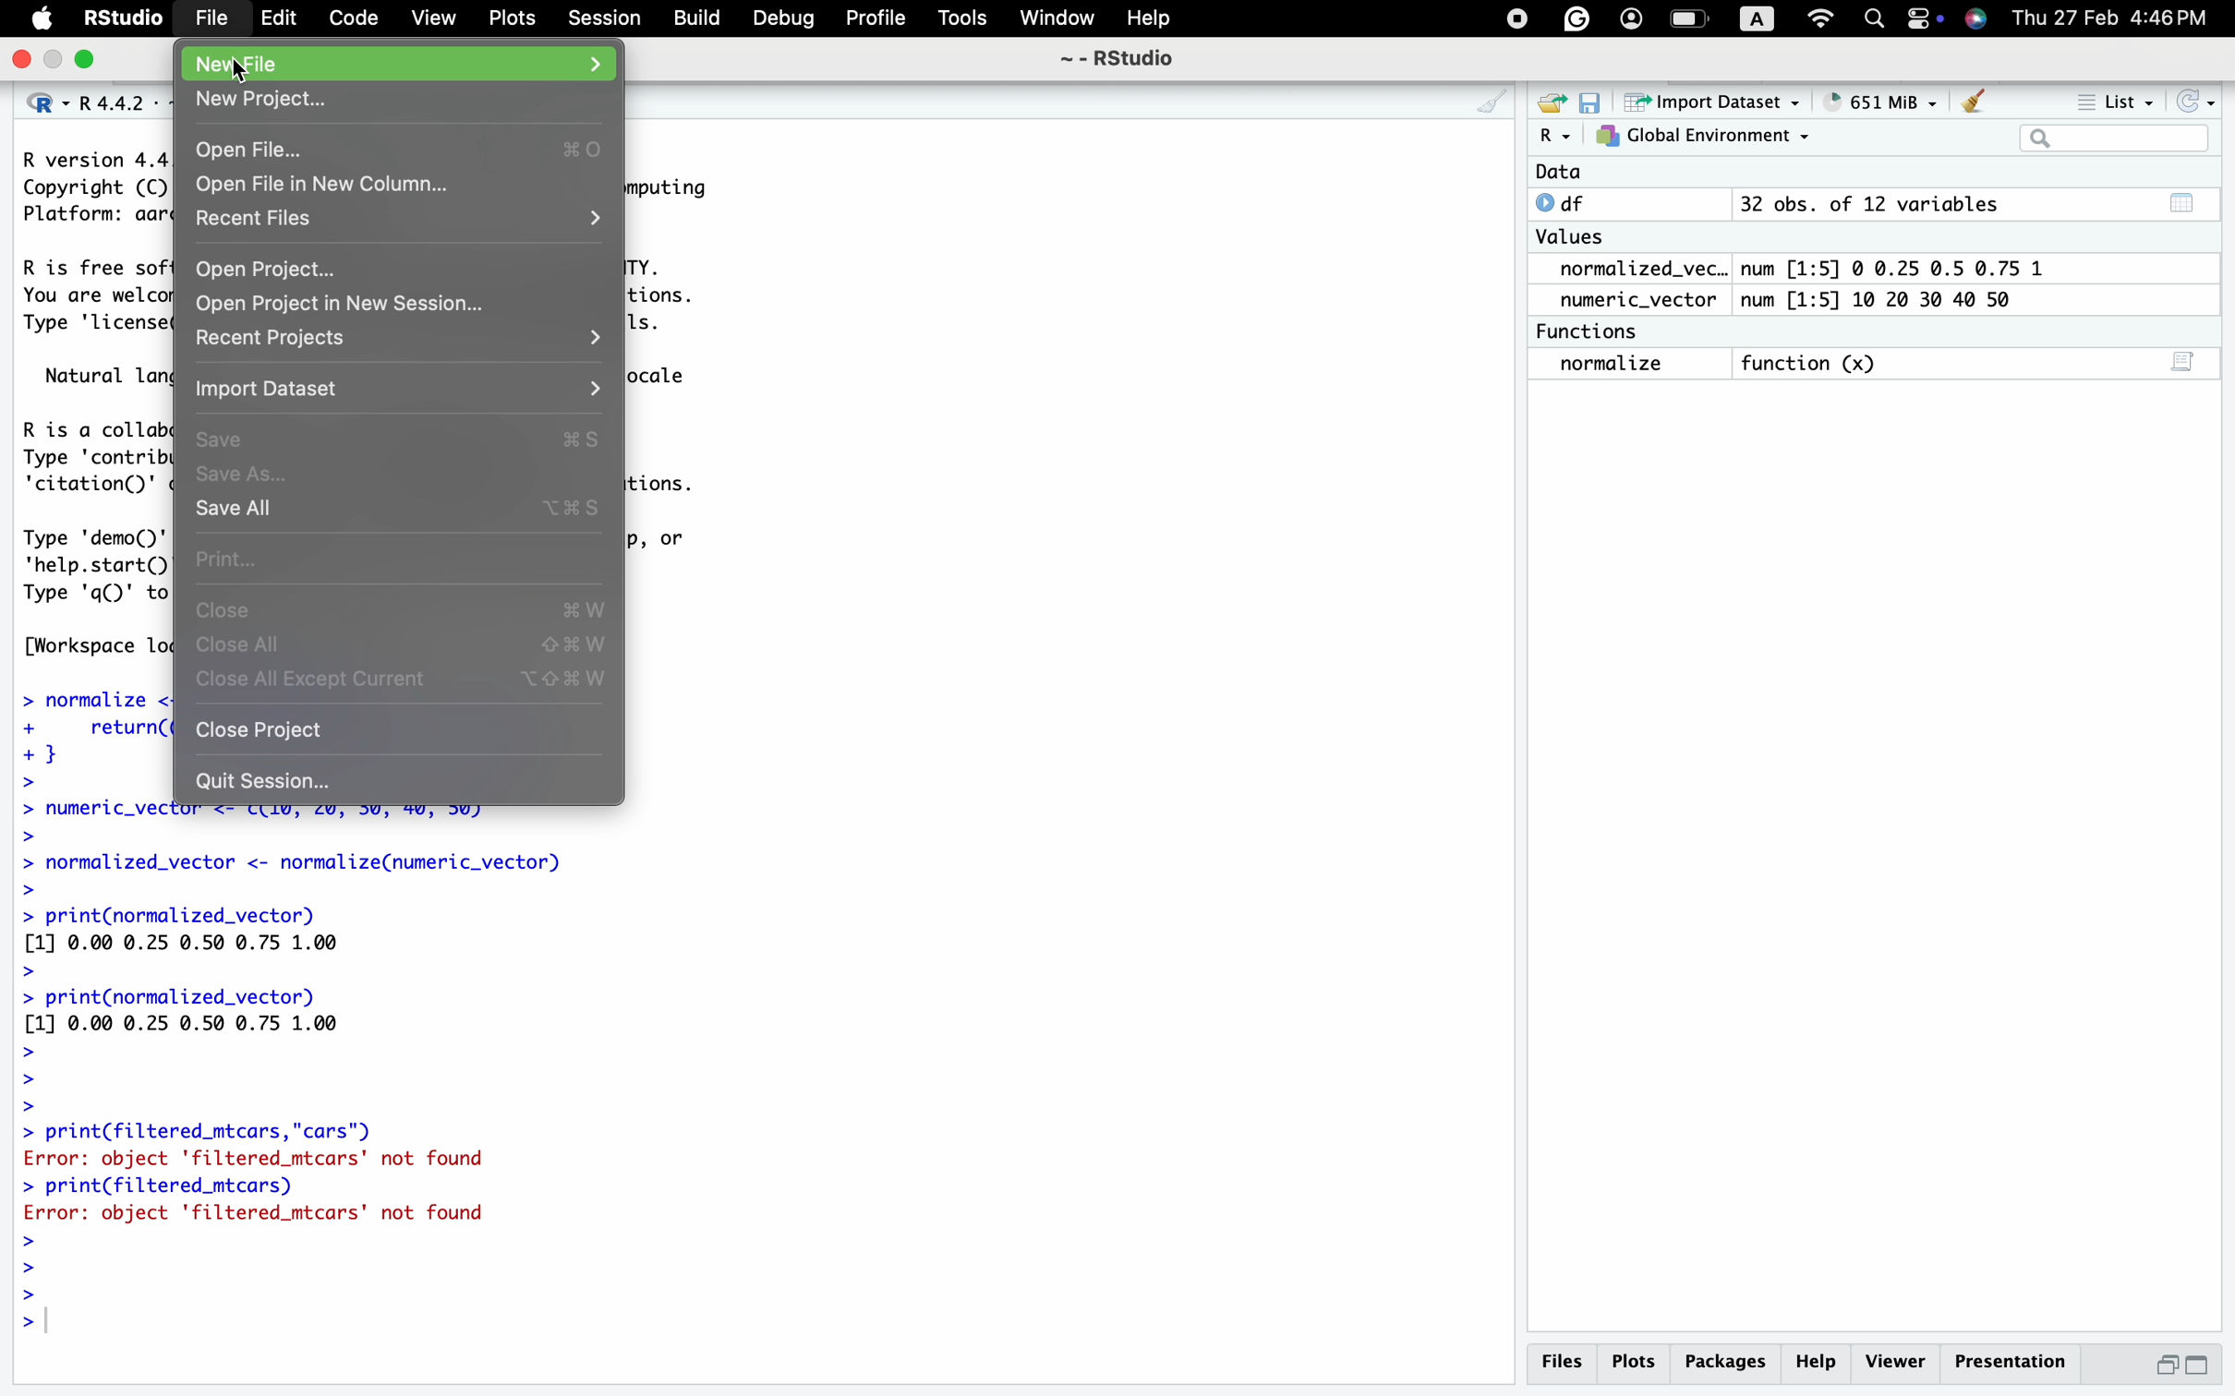 The image size is (2235, 1396). I want to click on Help, so click(1160, 18).